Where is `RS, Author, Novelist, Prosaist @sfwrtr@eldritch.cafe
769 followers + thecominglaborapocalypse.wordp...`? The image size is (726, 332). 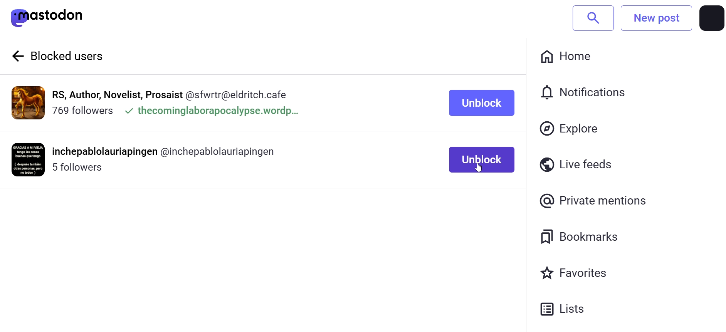
RS, Author, Novelist, Prosaist @sfwrtr@eldritch.cafe
769 followers + thecominglaborapocalypse.wordp... is located at coordinates (179, 102).